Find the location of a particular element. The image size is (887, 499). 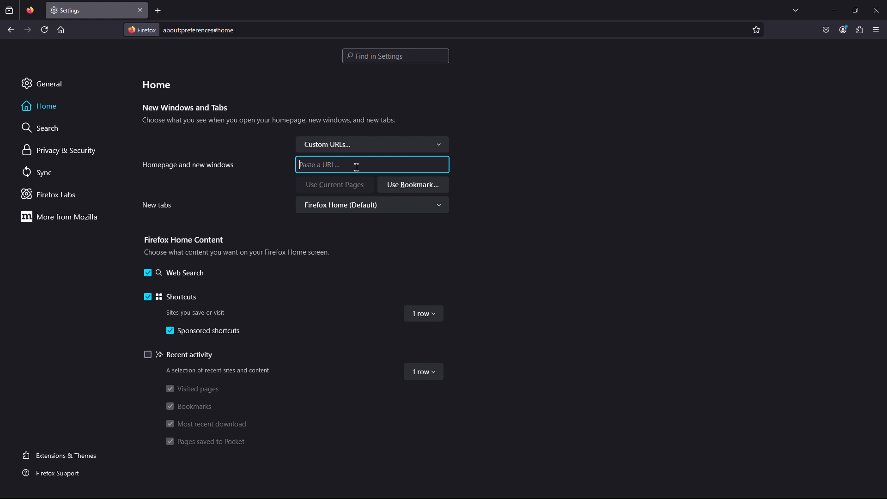

Home is located at coordinates (40, 106).